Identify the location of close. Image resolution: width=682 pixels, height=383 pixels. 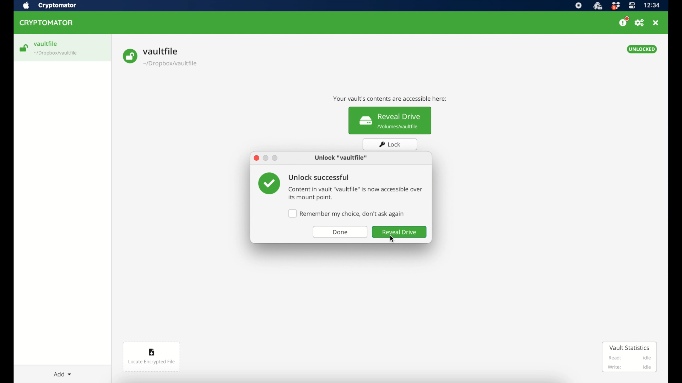
(256, 158).